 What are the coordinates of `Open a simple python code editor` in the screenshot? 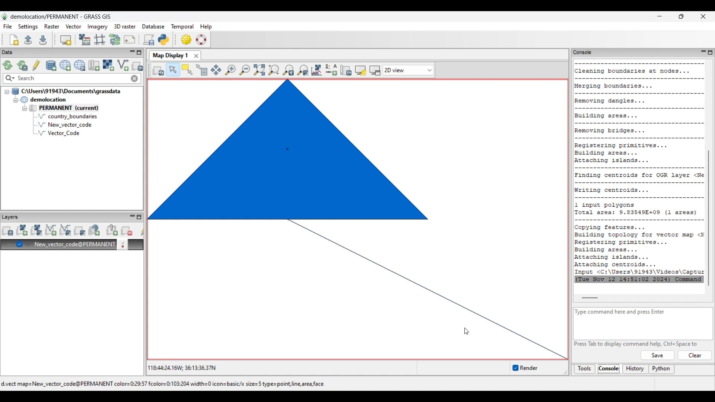 It's located at (163, 39).